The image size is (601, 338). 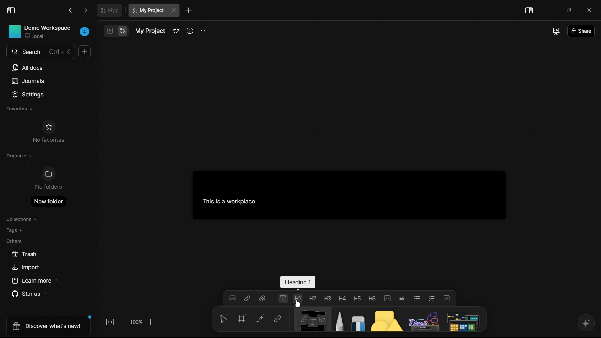 I want to click on This is a workspace, so click(x=346, y=195).